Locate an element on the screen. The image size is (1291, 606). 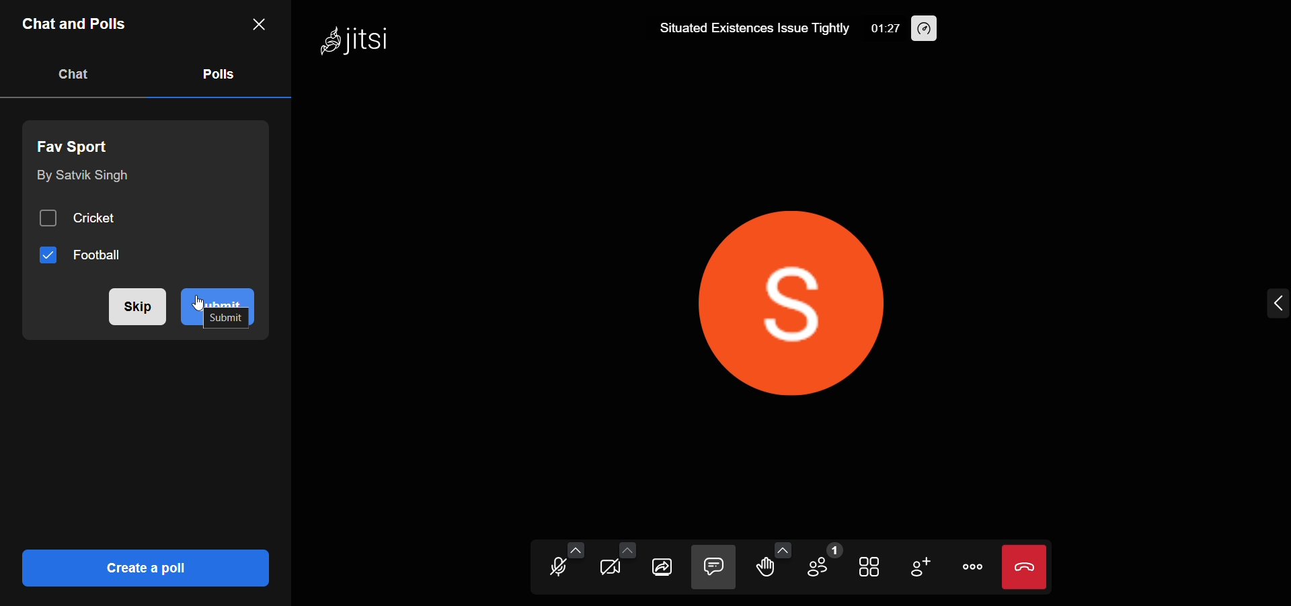
skip is located at coordinates (138, 308).